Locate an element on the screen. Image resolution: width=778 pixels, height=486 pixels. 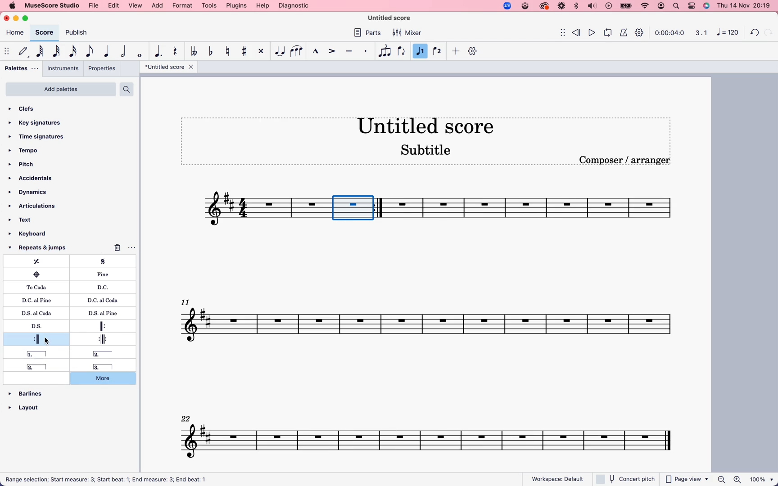
help is located at coordinates (262, 6).